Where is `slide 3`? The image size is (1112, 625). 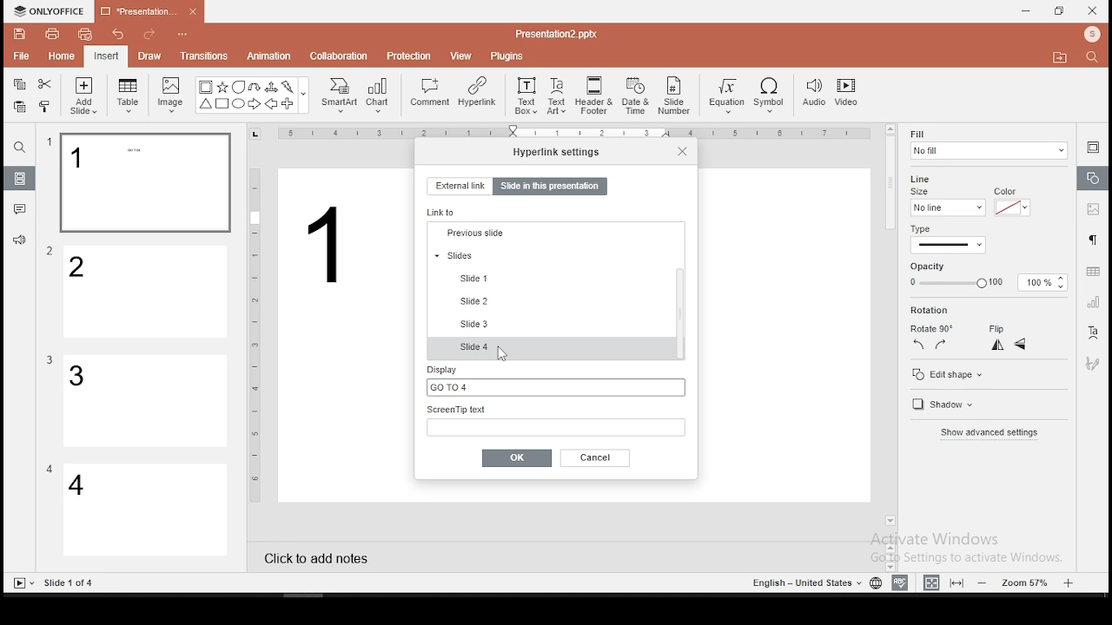
slide 3 is located at coordinates (143, 401).